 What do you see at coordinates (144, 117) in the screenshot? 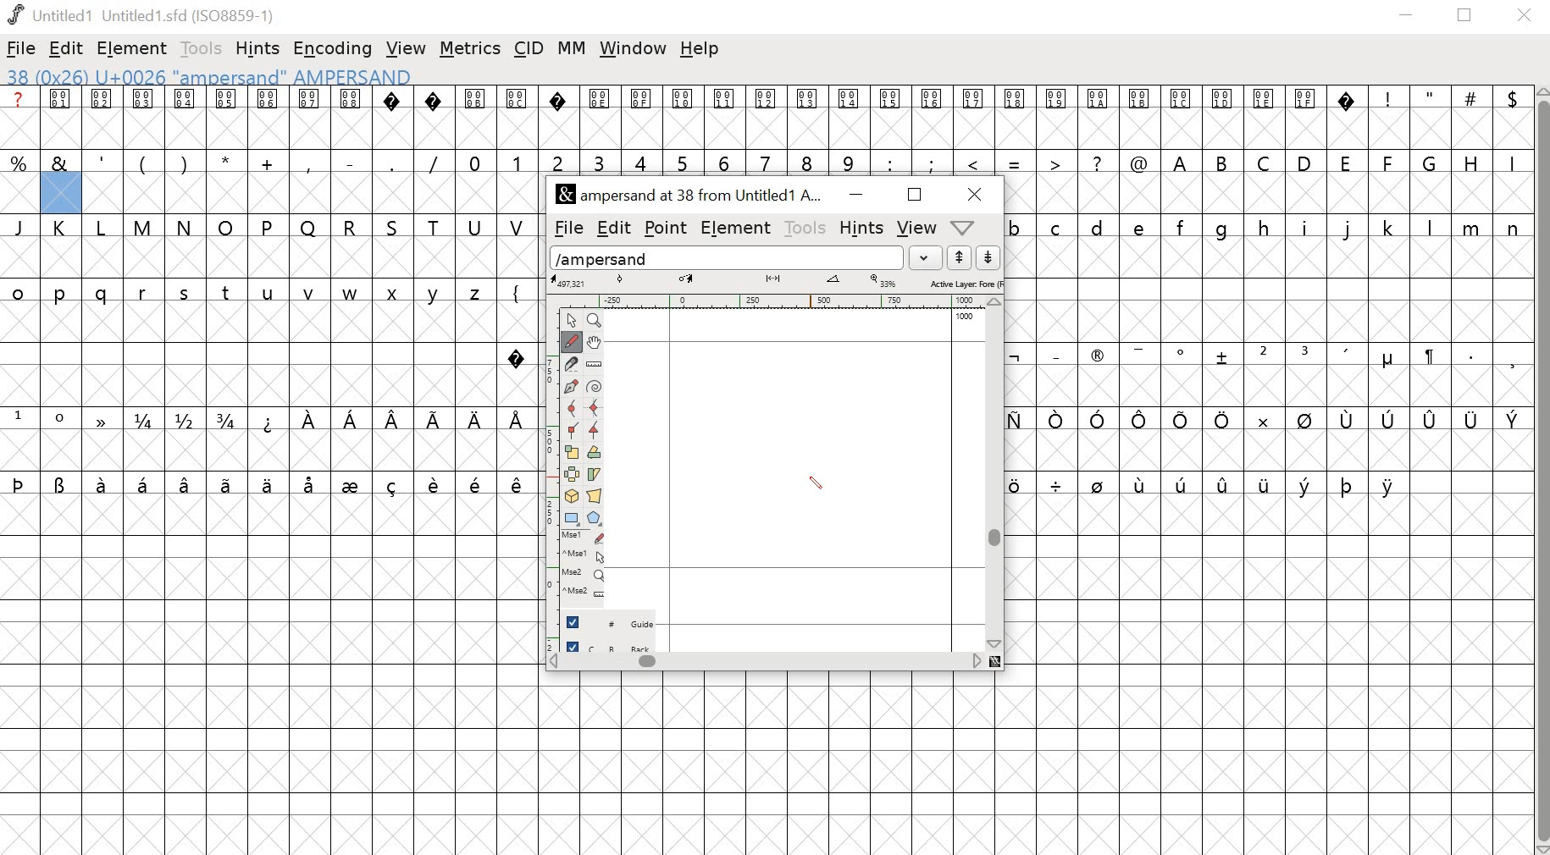
I see `0003` at bounding box center [144, 117].